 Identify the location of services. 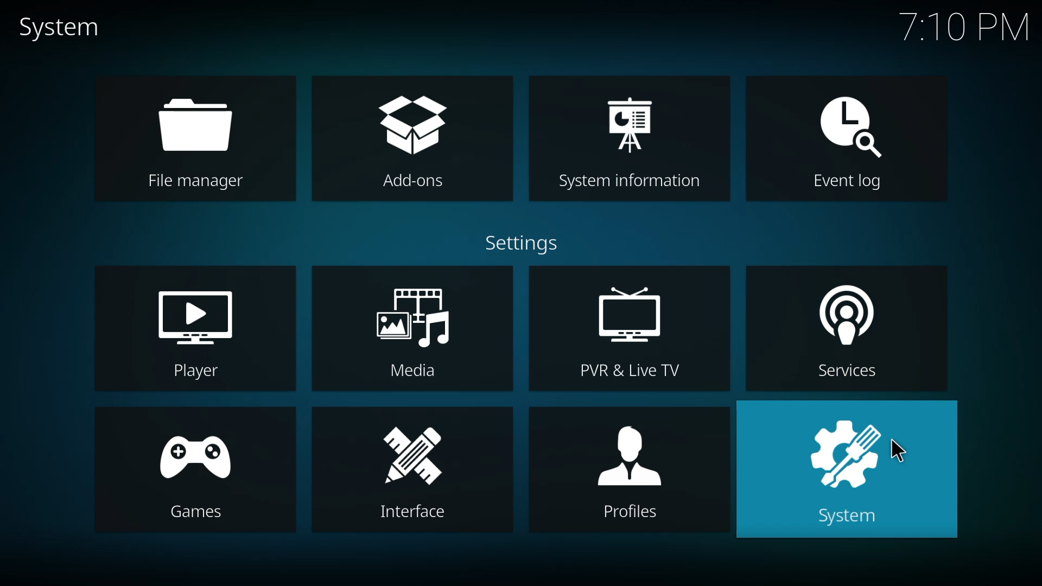
(846, 328).